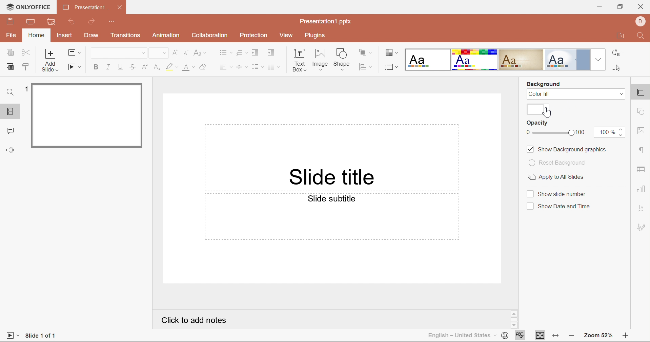 The image size is (650, 342). What do you see at coordinates (316, 36) in the screenshot?
I see `Plugins` at bounding box center [316, 36].